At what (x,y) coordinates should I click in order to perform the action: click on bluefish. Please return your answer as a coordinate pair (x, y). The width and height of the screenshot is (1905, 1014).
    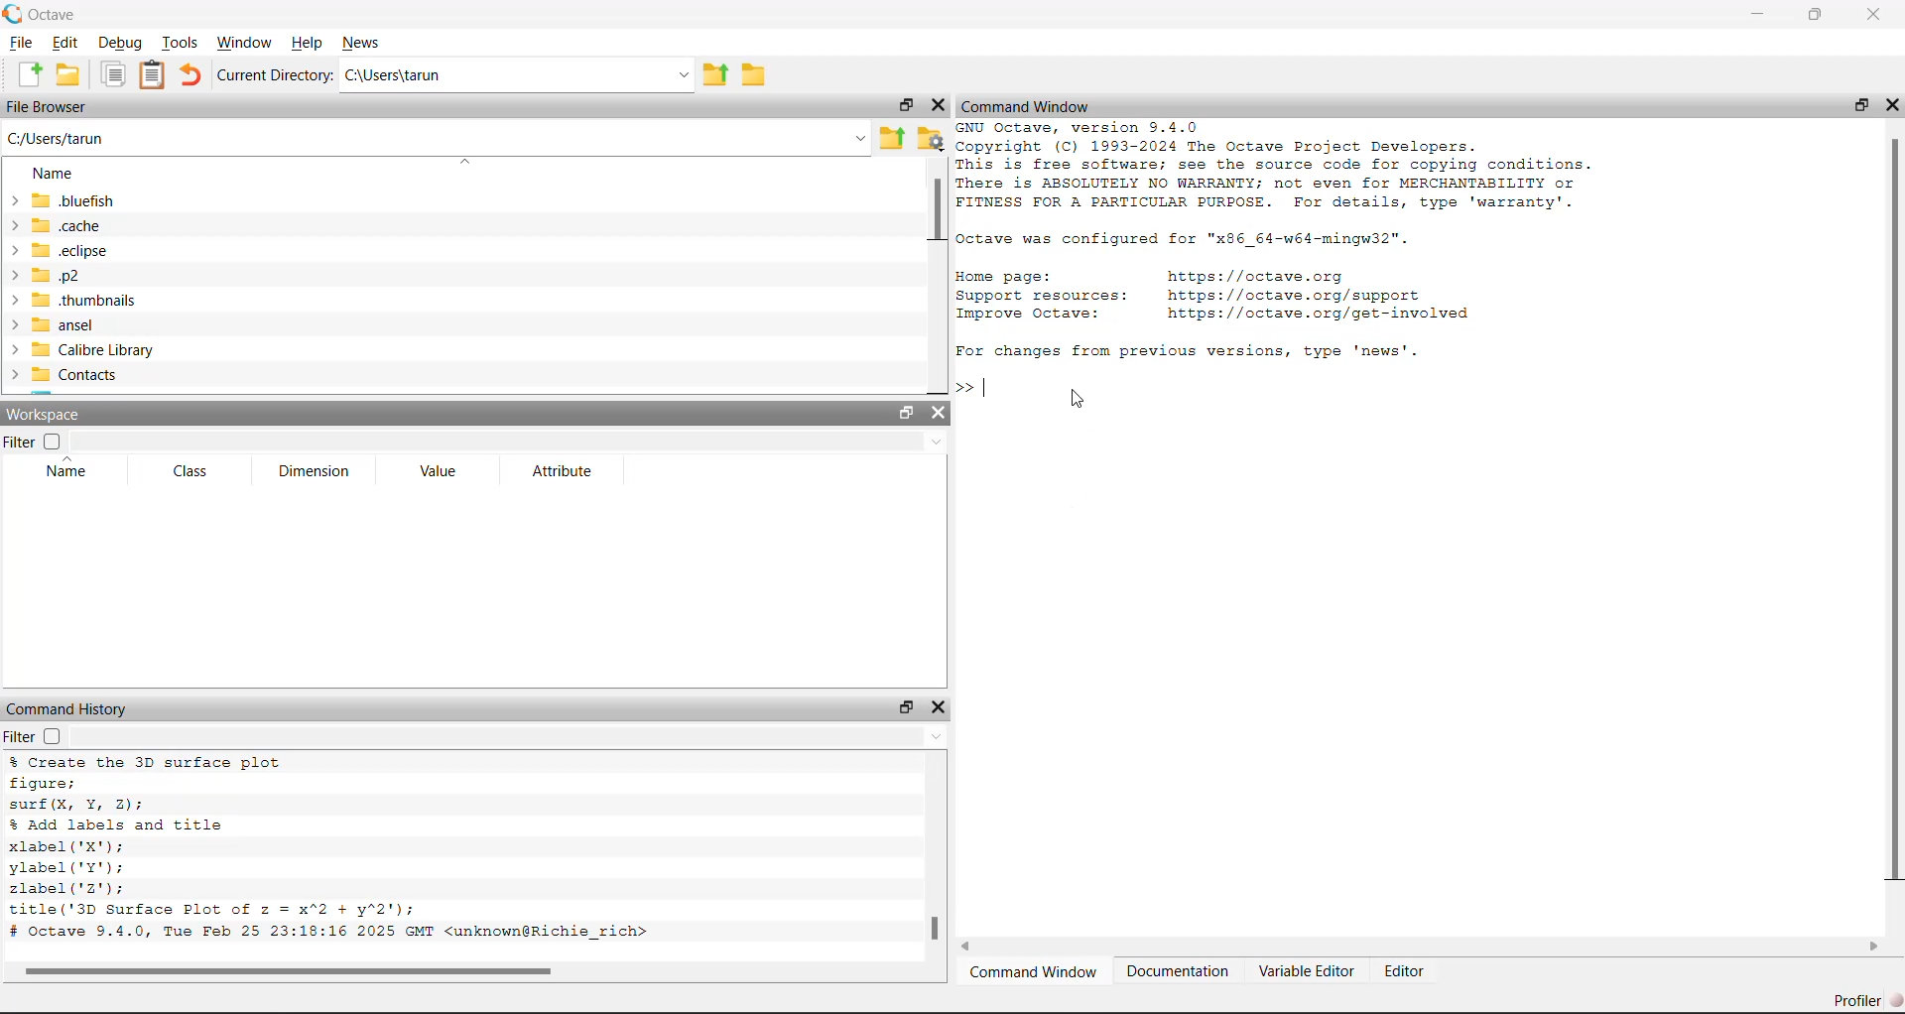
    Looking at the image, I should click on (62, 202).